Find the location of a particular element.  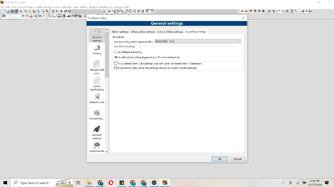

Go Forward is located at coordinates (311, 11).